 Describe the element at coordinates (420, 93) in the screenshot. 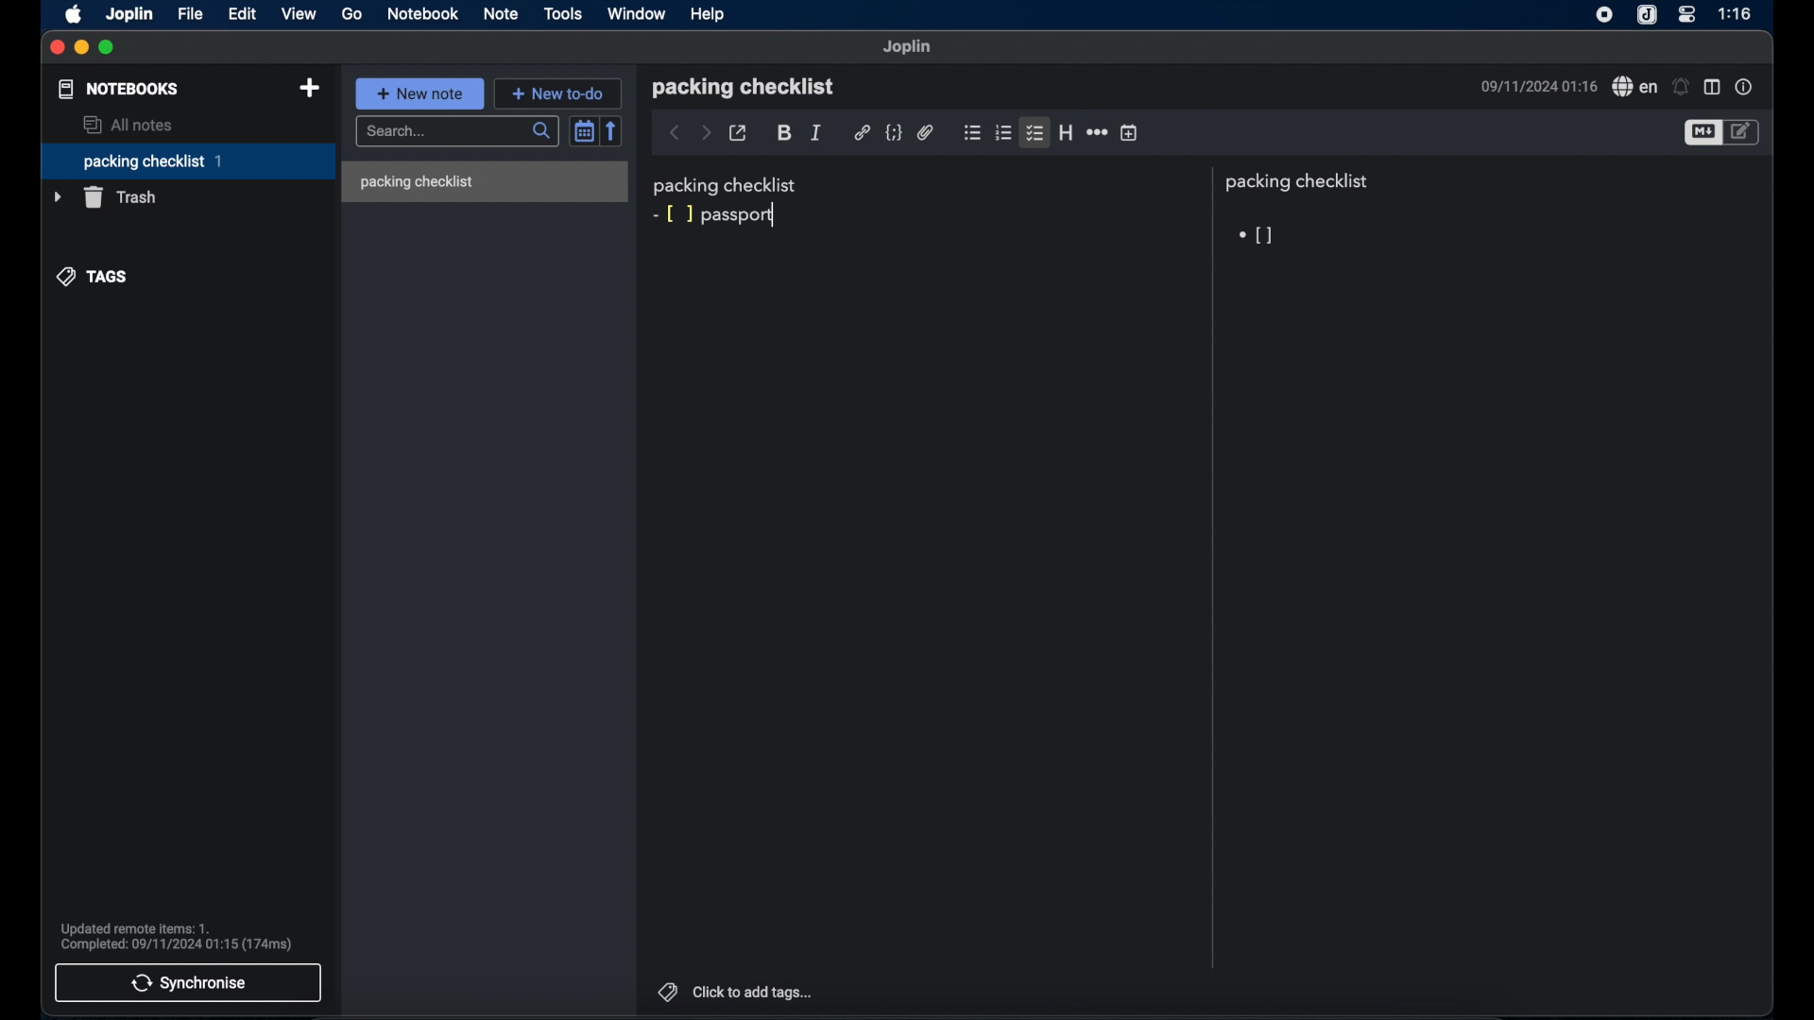

I see `new note` at that location.